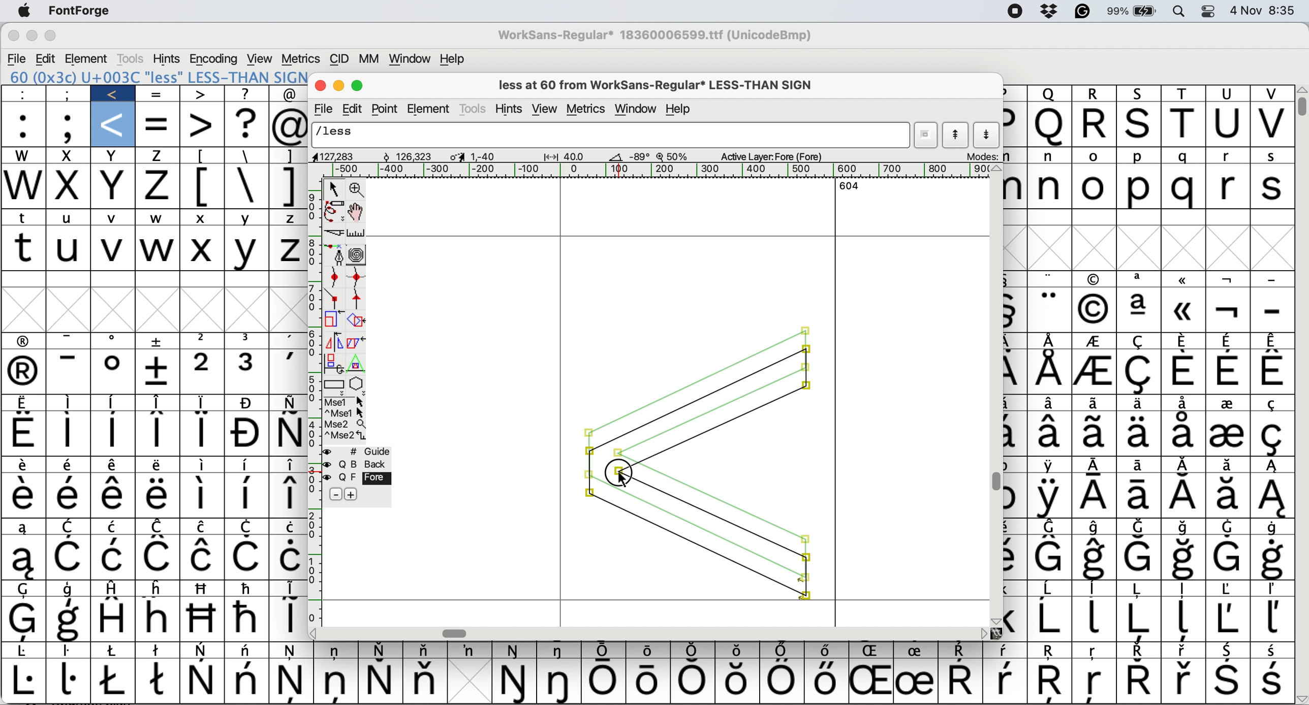 The width and height of the screenshot is (1309, 705). What do you see at coordinates (387, 109) in the screenshot?
I see `point` at bounding box center [387, 109].